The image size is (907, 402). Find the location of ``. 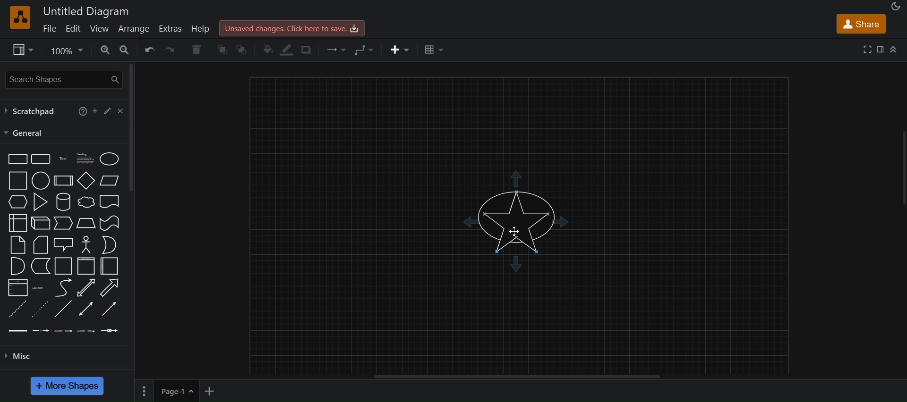

 is located at coordinates (109, 109).